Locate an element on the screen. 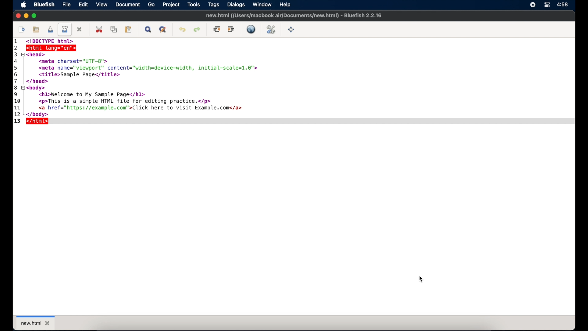  indent is located at coordinates (231, 29).